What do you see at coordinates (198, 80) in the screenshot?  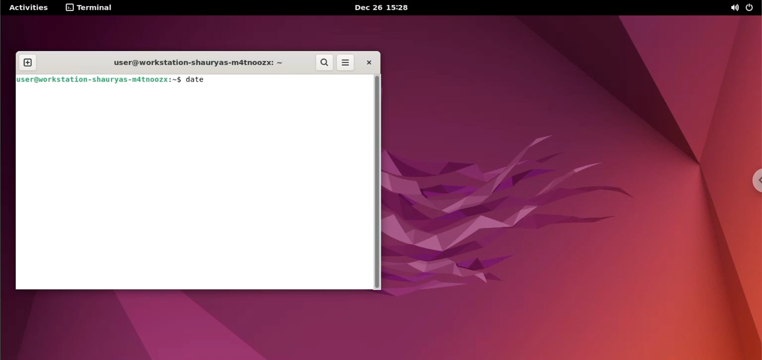 I see `date` at bounding box center [198, 80].